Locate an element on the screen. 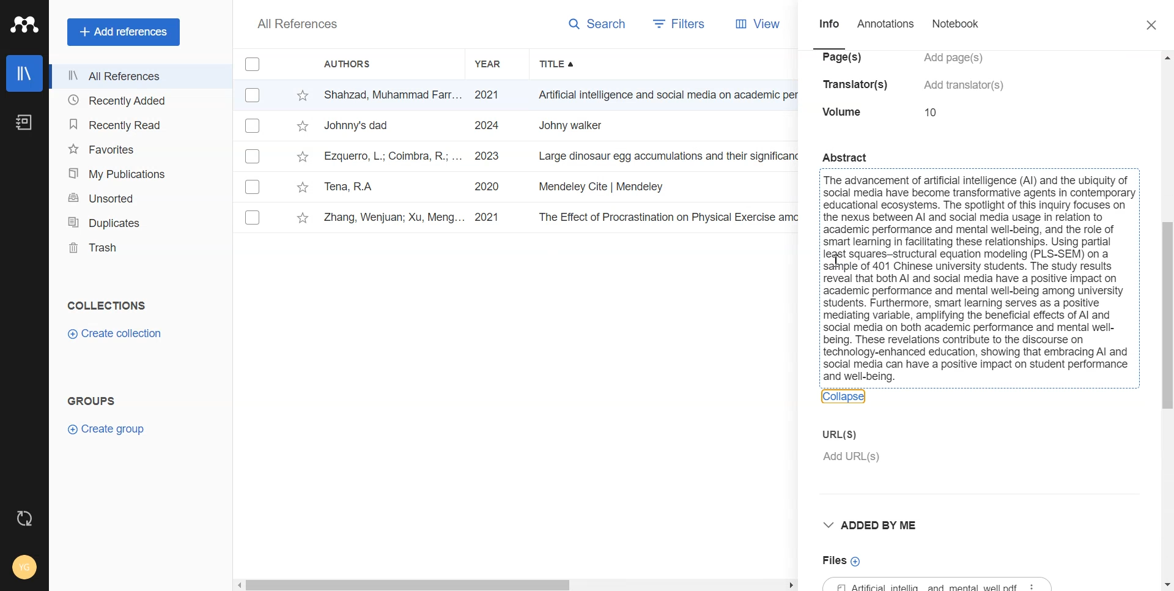 This screenshot has height=591, width=1174. cursor is located at coordinates (838, 262).